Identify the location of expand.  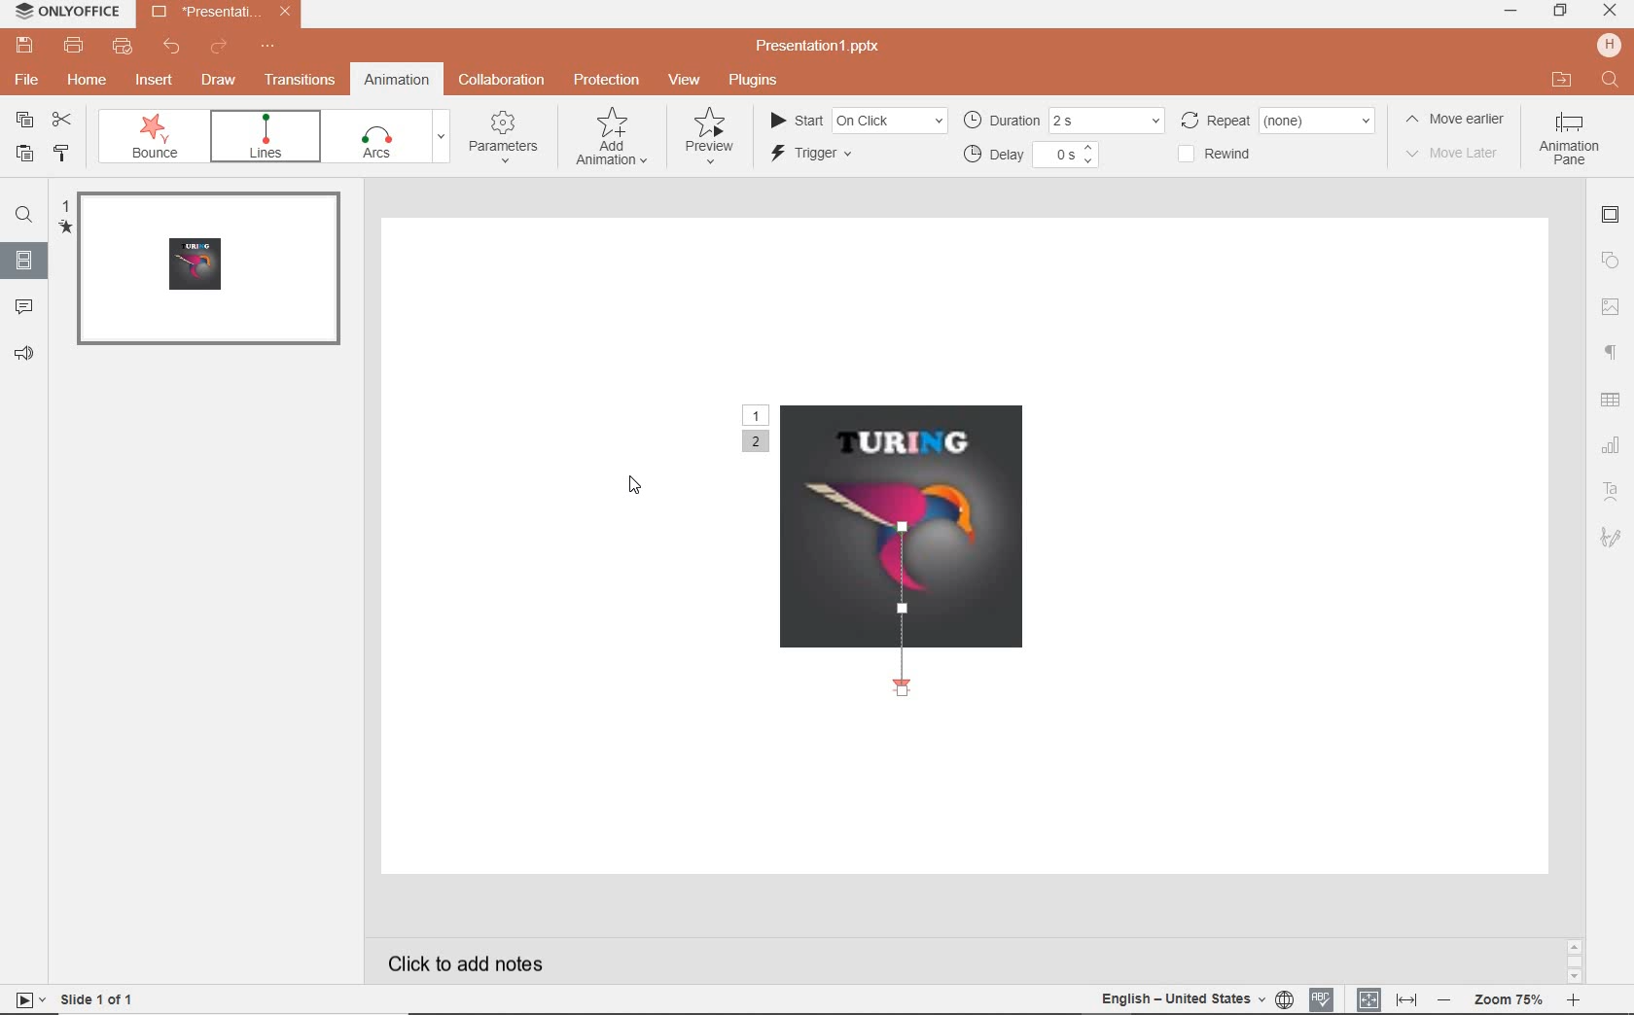
(444, 136).